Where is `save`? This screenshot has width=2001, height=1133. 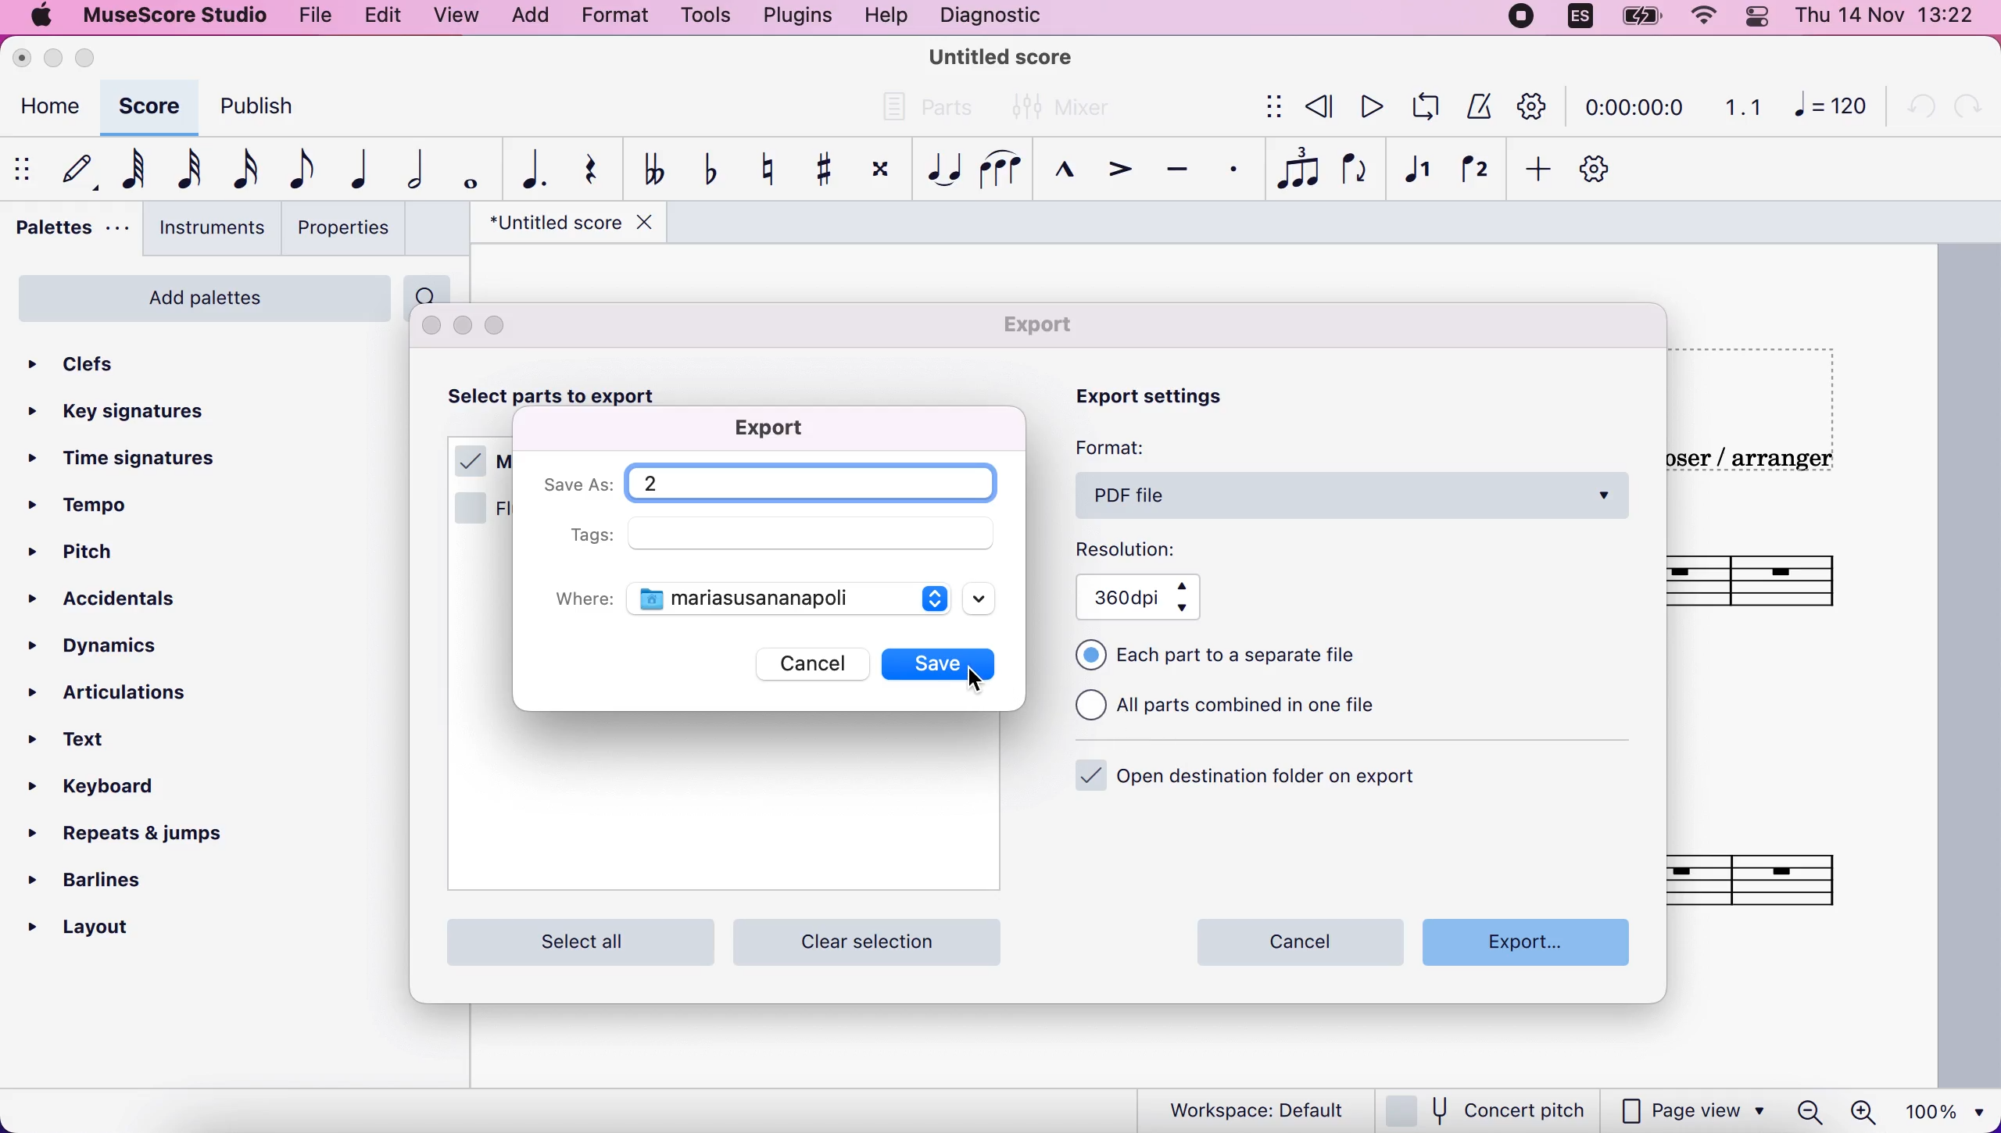
save is located at coordinates (943, 663).